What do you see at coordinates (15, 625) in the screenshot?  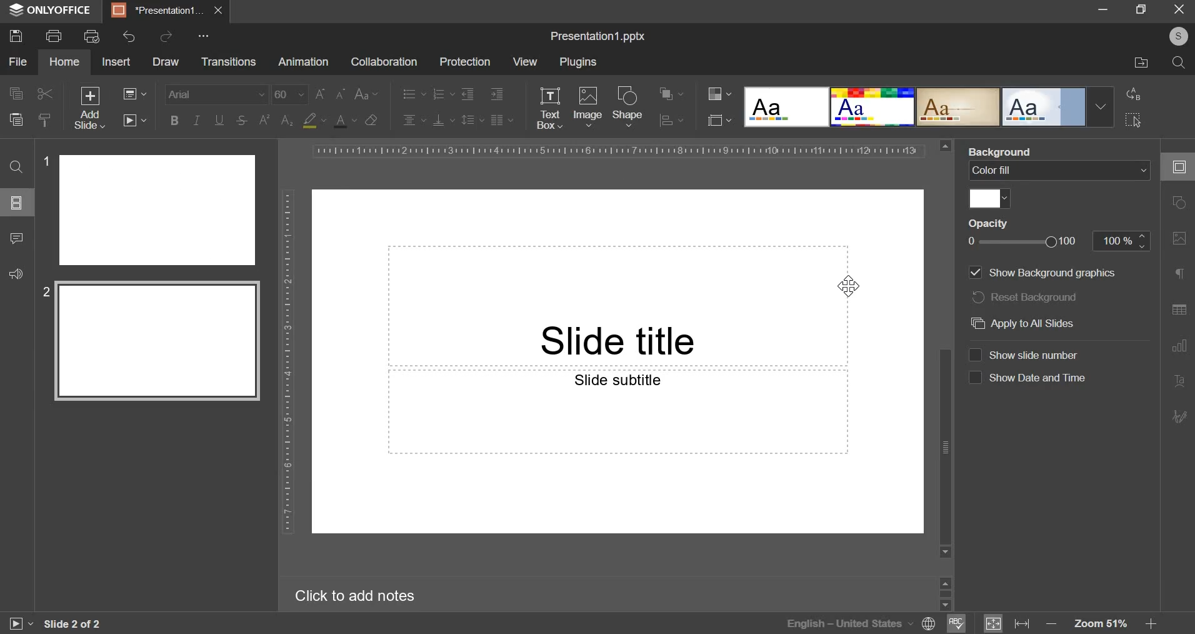 I see `start slide show` at bounding box center [15, 625].